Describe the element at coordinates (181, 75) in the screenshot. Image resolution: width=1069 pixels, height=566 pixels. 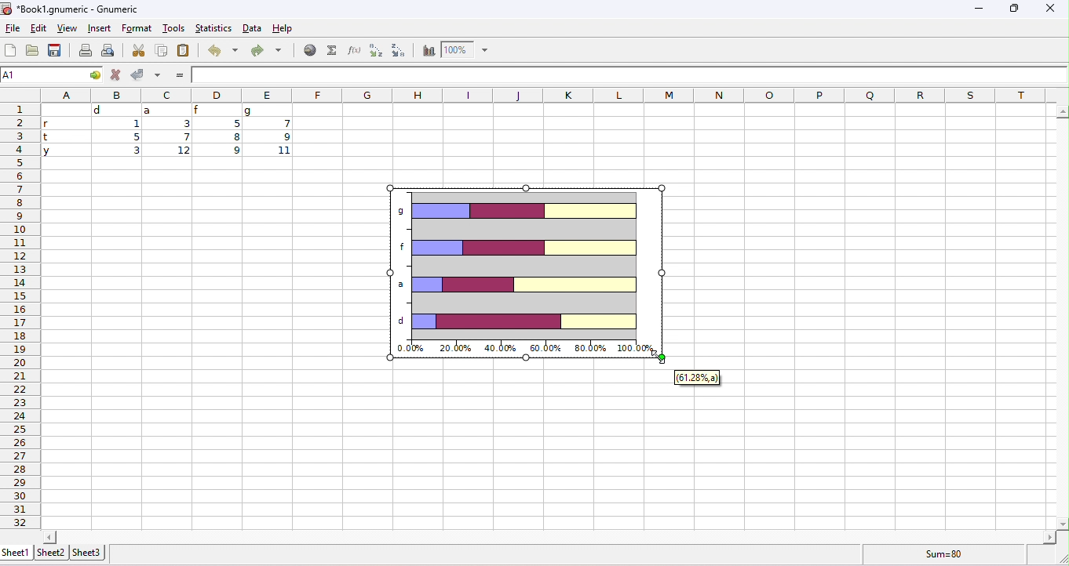
I see `=` at that location.